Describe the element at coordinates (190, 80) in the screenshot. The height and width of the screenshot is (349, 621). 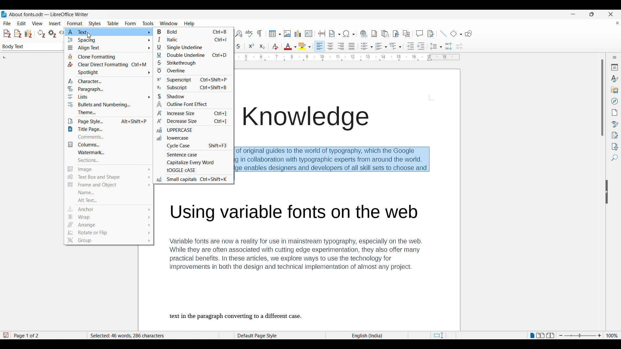
I see `Superscript` at that location.